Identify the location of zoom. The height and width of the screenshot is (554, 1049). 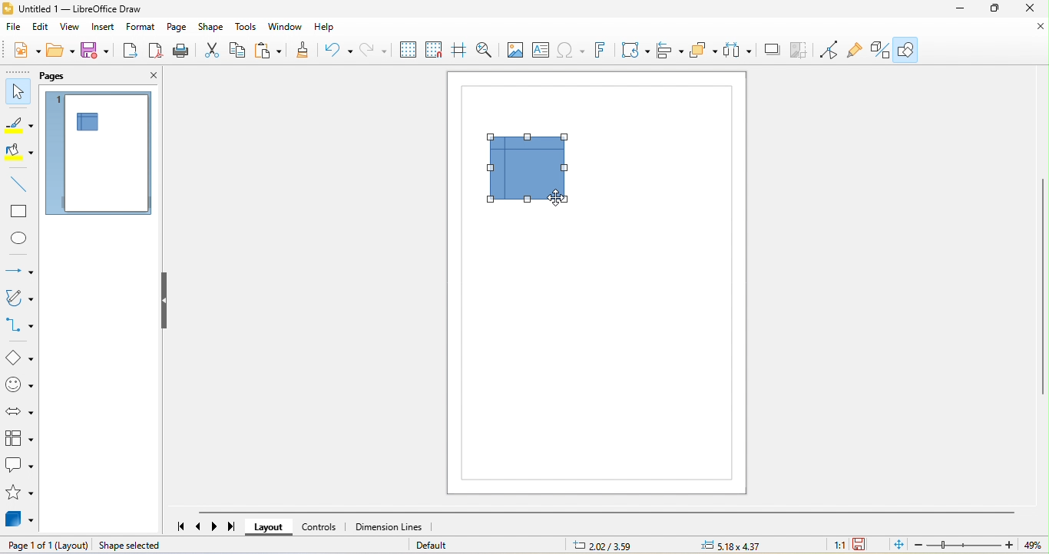
(964, 546).